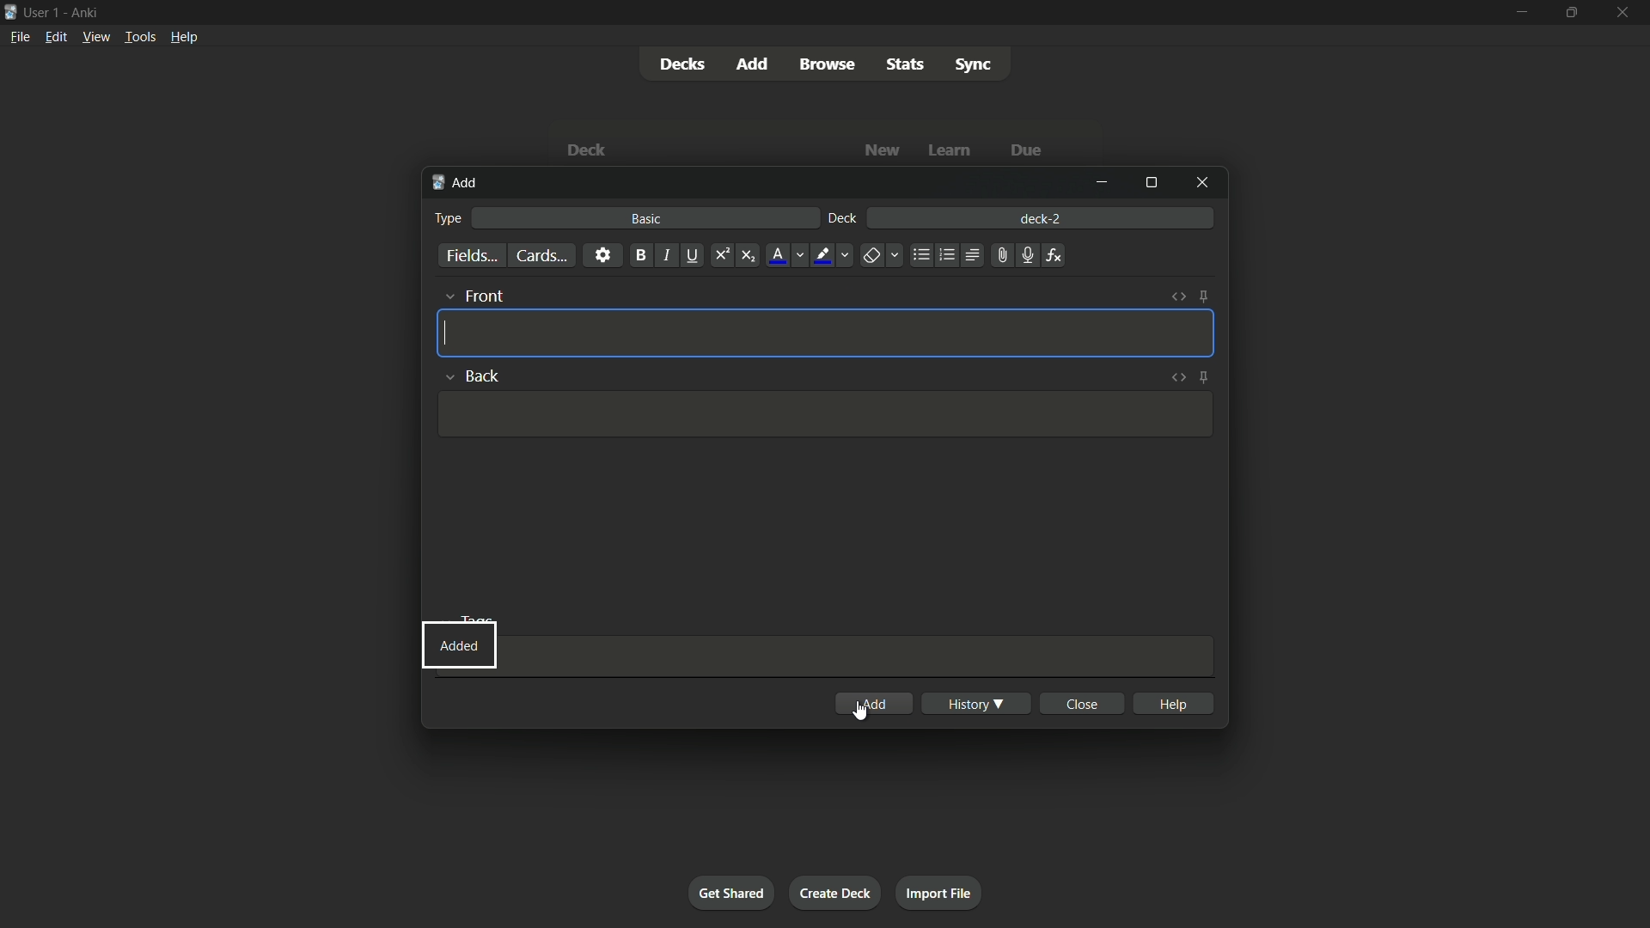  I want to click on close, so click(1081, 704).